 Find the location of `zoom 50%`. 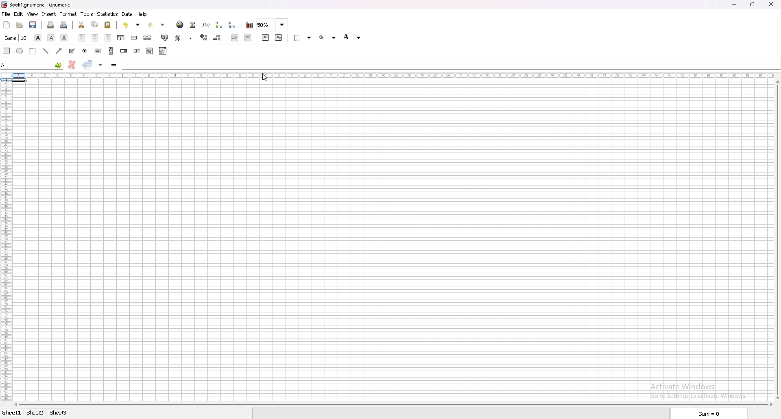

zoom 50% is located at coordinates (263, 25).